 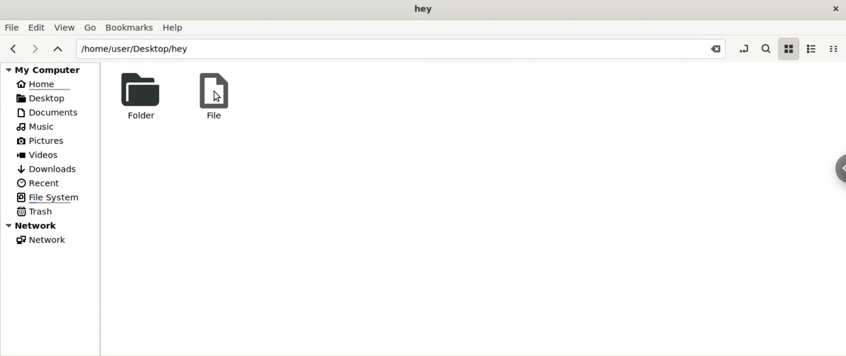 I want to click on parent folders, so click(x=56, y=50).